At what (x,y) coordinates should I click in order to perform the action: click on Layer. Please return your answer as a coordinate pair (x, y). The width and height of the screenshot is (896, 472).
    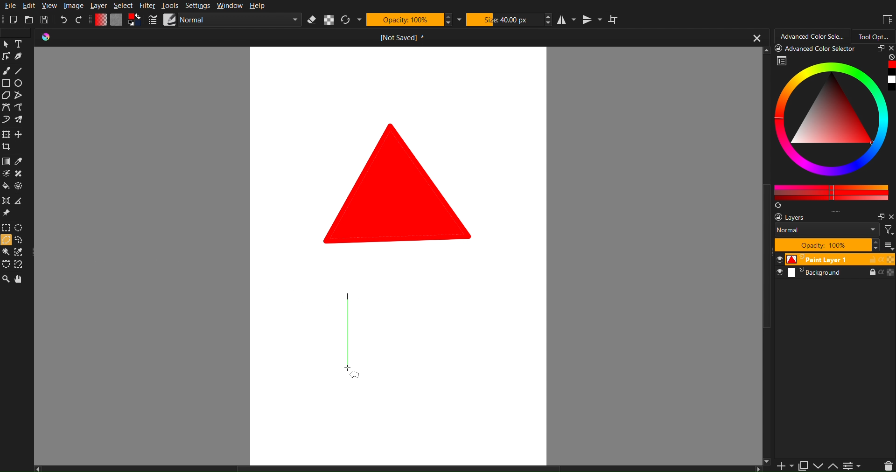
    Looking at the image, I should click on (98, 6).